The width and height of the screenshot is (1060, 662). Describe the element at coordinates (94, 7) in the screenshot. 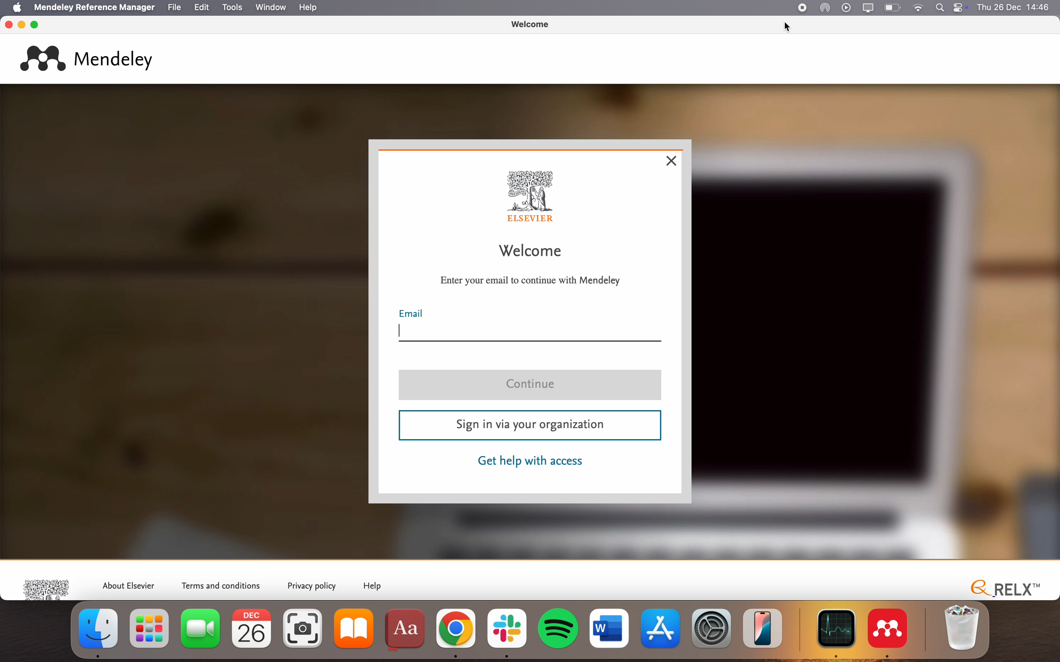

I see `Mendeley Reference Manager` at that location.